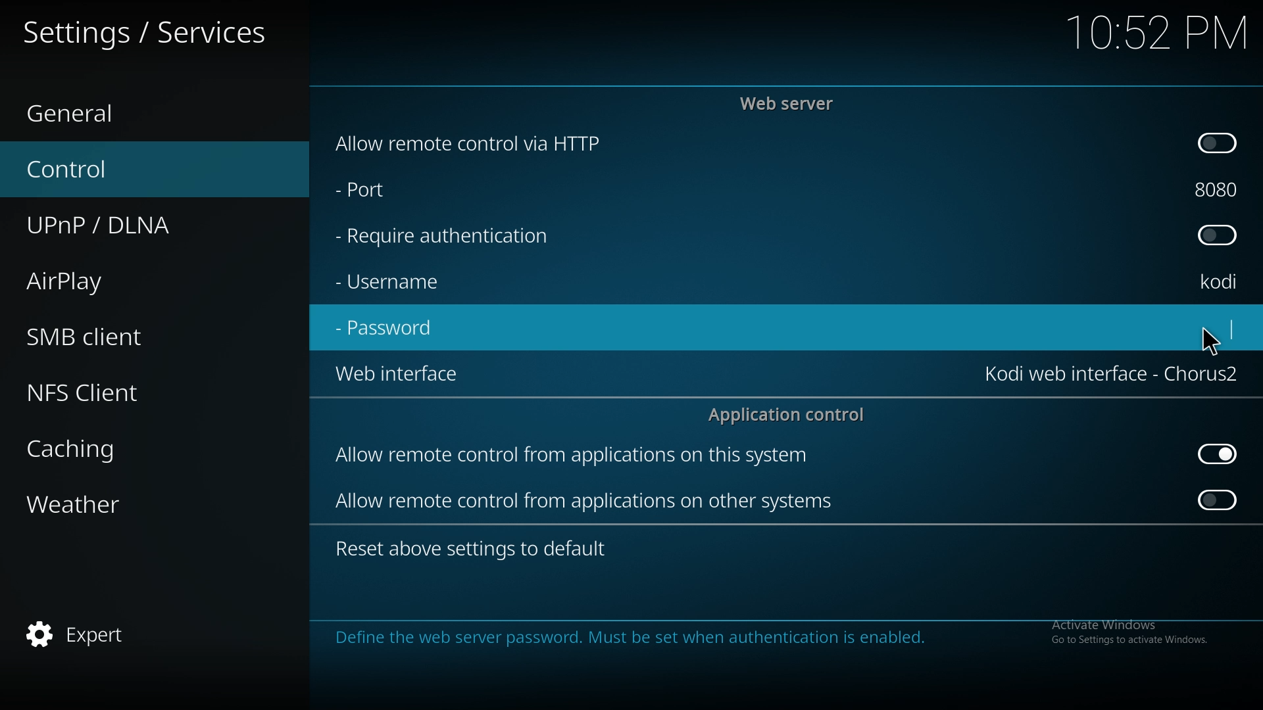 The image size is (1263, 710). I want to click on time, so click(1156, 32).